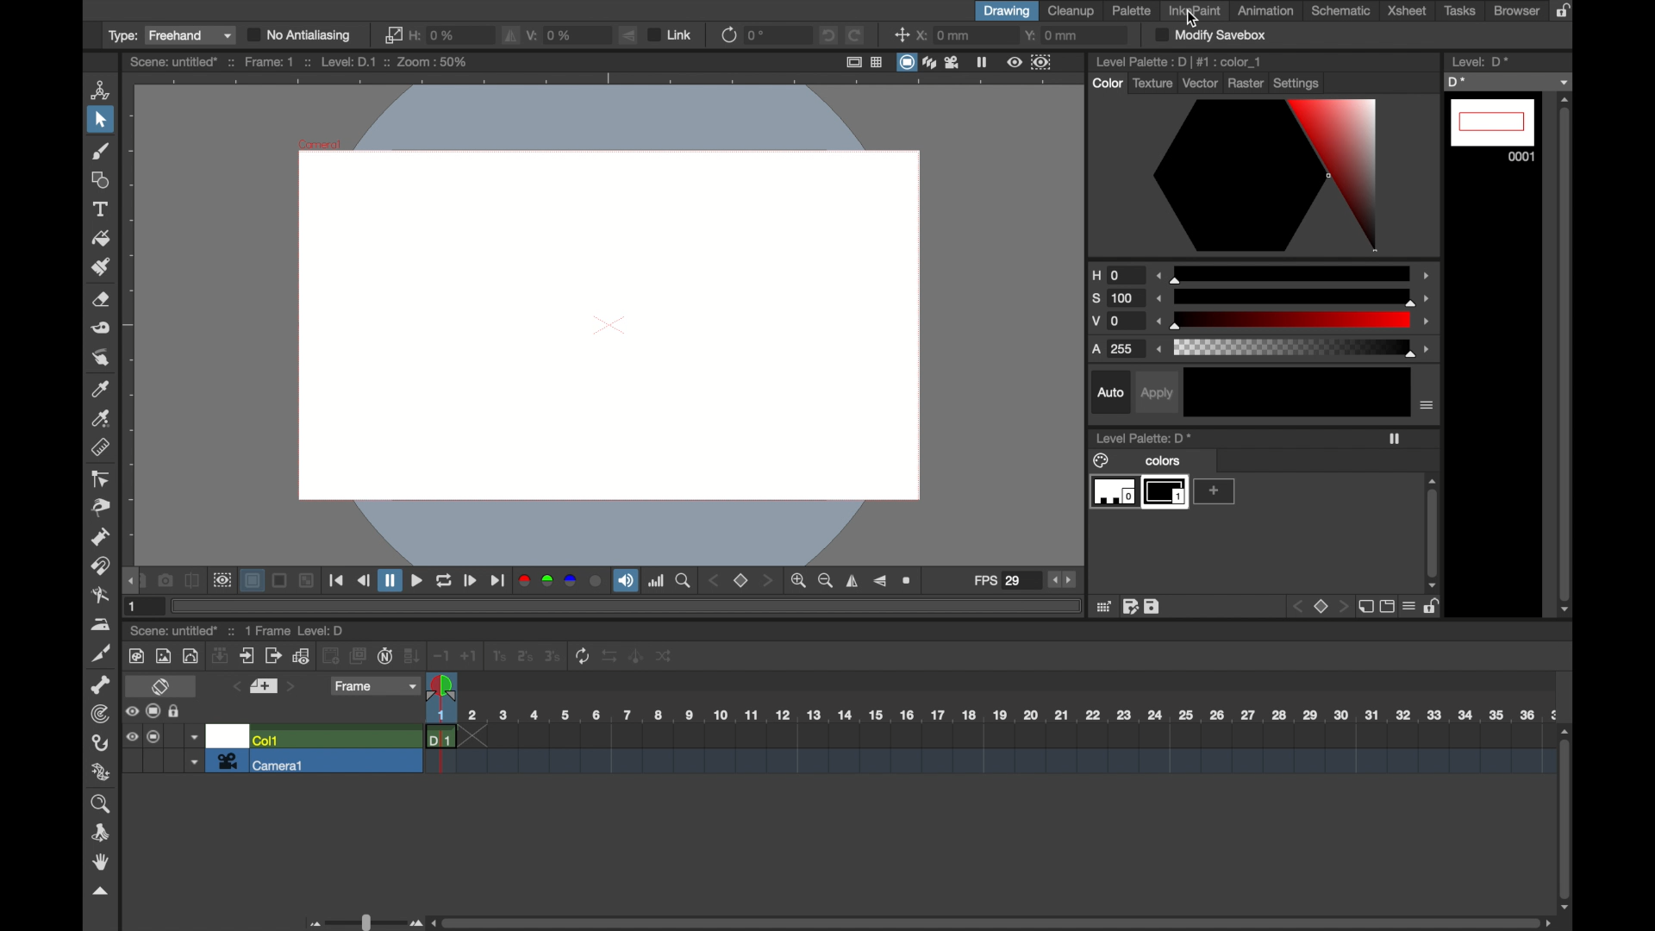 This screenshot has width=1655, height=931. I want to click on level, so click(1493, 131).